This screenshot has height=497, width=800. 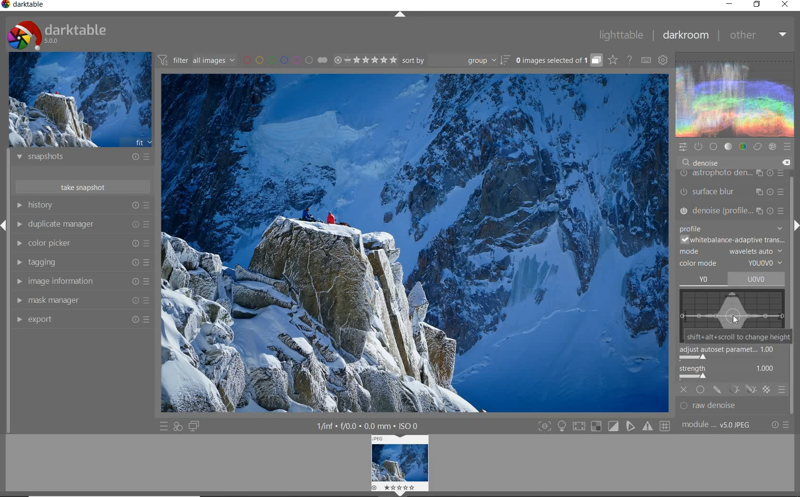 What do you see at coordinates (713, 146) in the screenshot?
I see `base` at bounding box center [713, 146].